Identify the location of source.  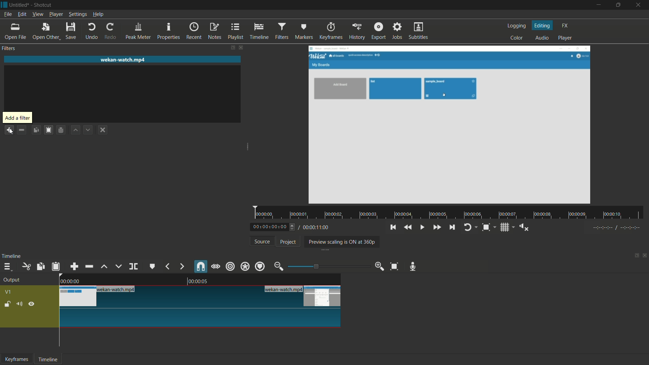
(262, 241).